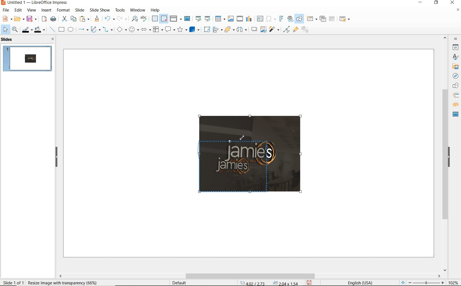  Describe the element at coordinates (51, 39) in the screenshot. I see `close` at that location.